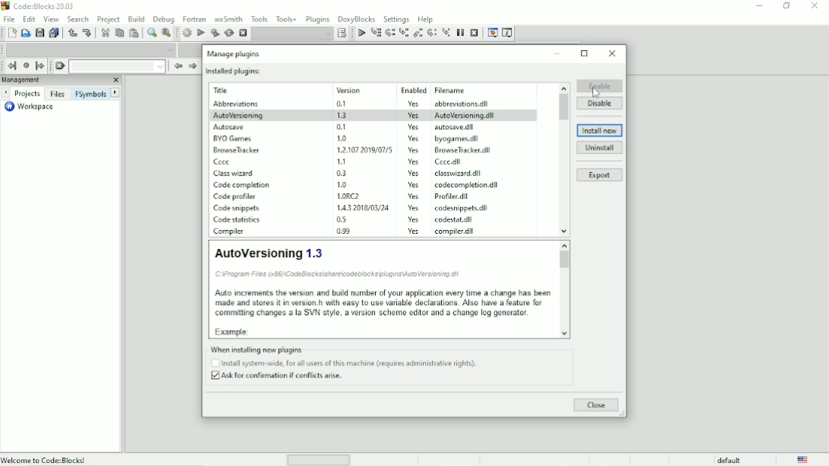 The image size is (829, 466). Describe the element at coordinates (425, 19) in the screenshot. I see `Help` at that location.